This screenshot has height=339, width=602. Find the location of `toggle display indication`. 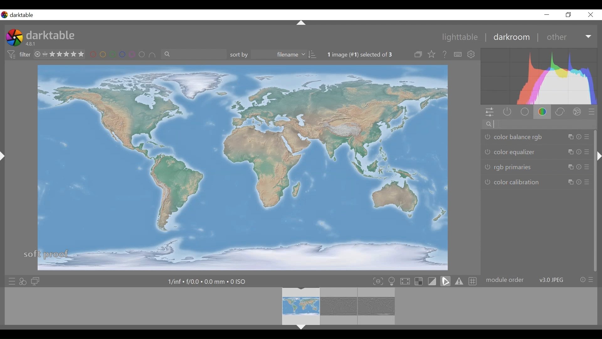

toggle display indication is located at coordinates (433, 281).